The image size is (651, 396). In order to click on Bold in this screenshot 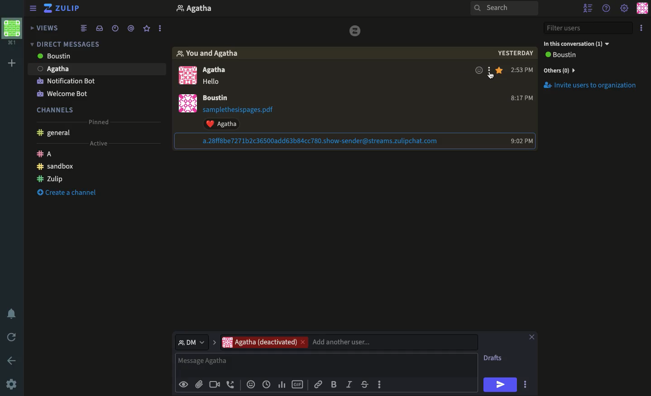, I will do `click(334, 384)`.